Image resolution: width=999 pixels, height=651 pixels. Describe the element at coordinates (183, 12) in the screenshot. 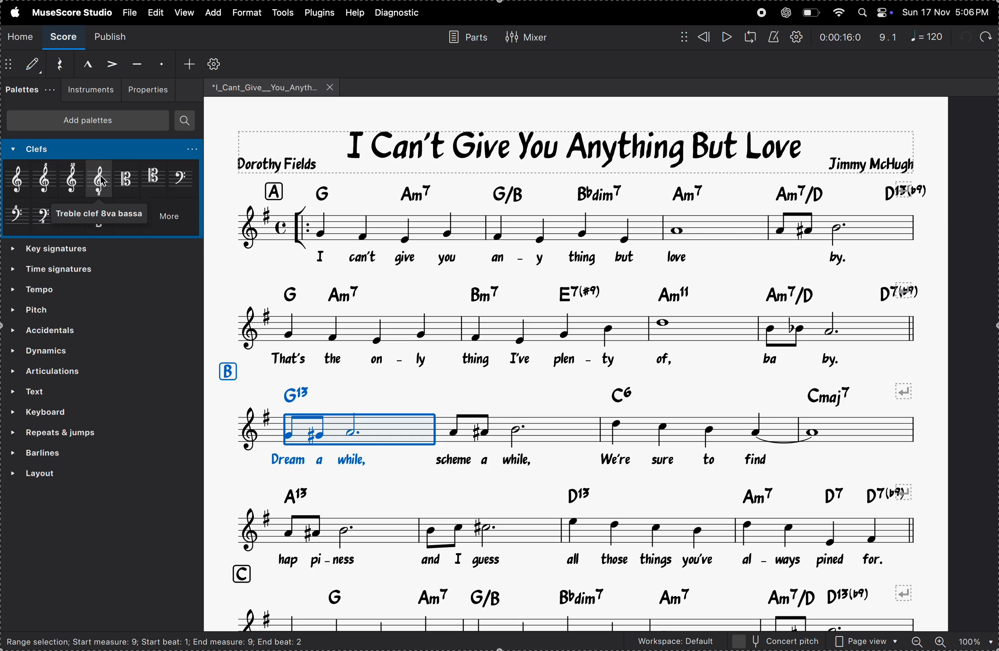

I see `view` at that location.